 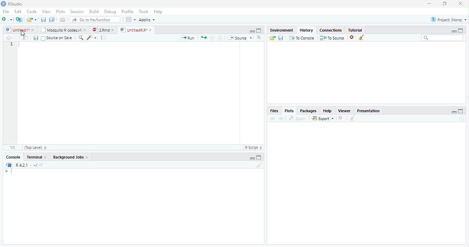 I want to click on Minimize, so click(x=453, y=32).